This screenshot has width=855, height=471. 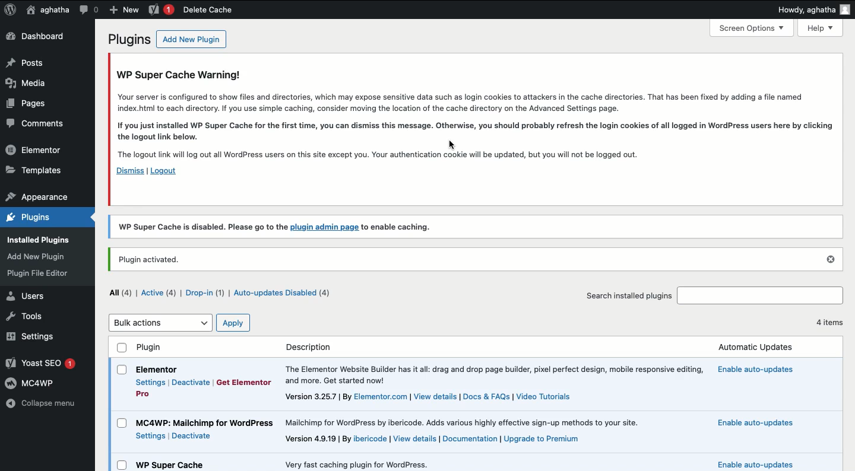 What do you see at coordinates (495, 381) in the screenshot?
I see `‘The Elementor Website Builder has it all: drag and drop page builder, pixel perfect design, mobile responsive editing,
and more. Get started now!
Version 3.26.7 | By Elementor.com | View details | Docs & FAQs | Video Tutorials` at bounding box center [495, 381].